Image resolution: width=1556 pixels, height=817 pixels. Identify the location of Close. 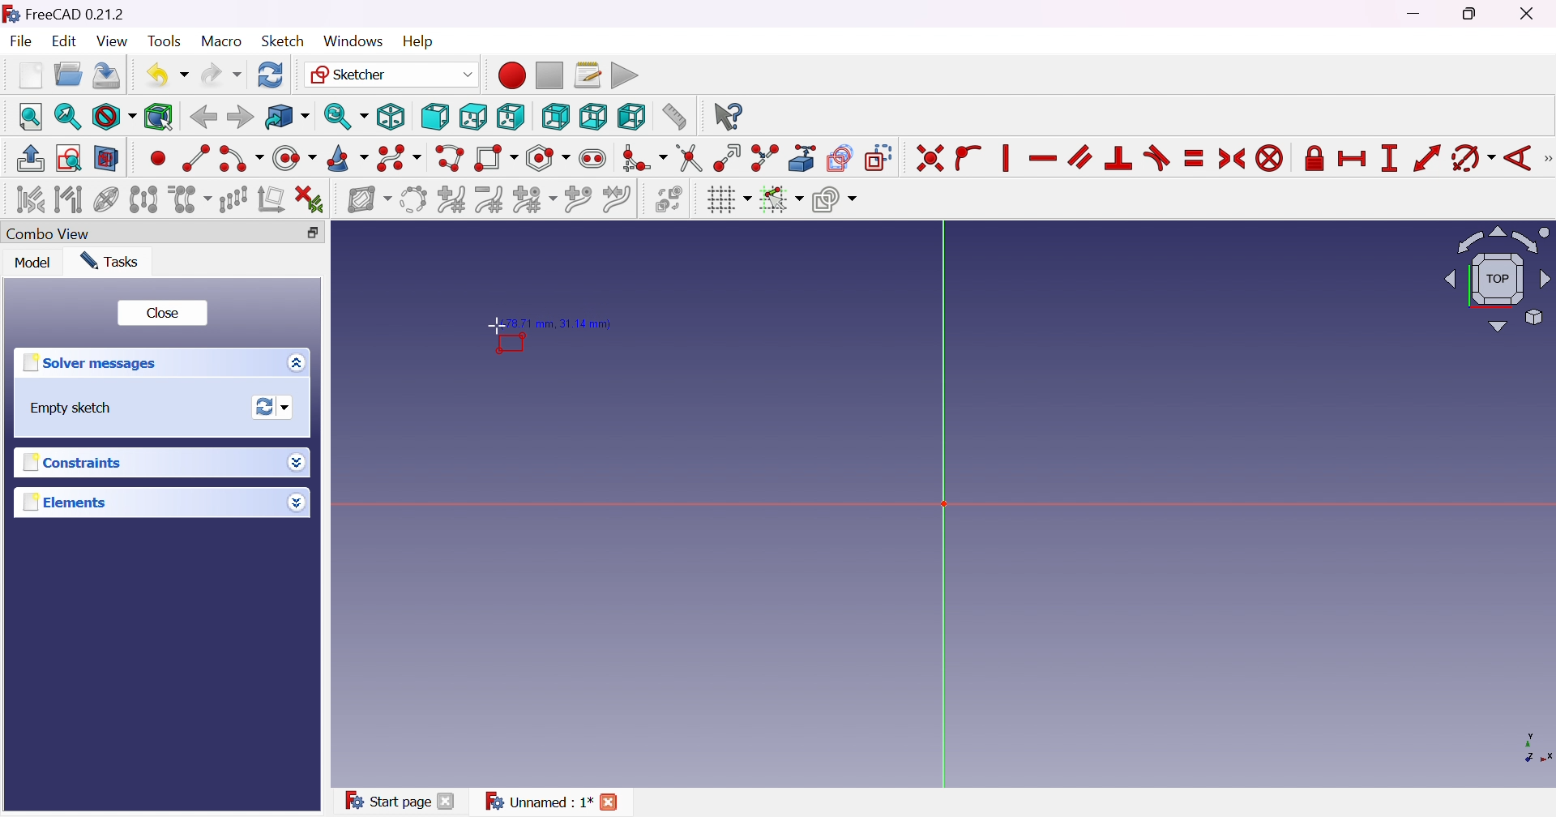
(616, 800).